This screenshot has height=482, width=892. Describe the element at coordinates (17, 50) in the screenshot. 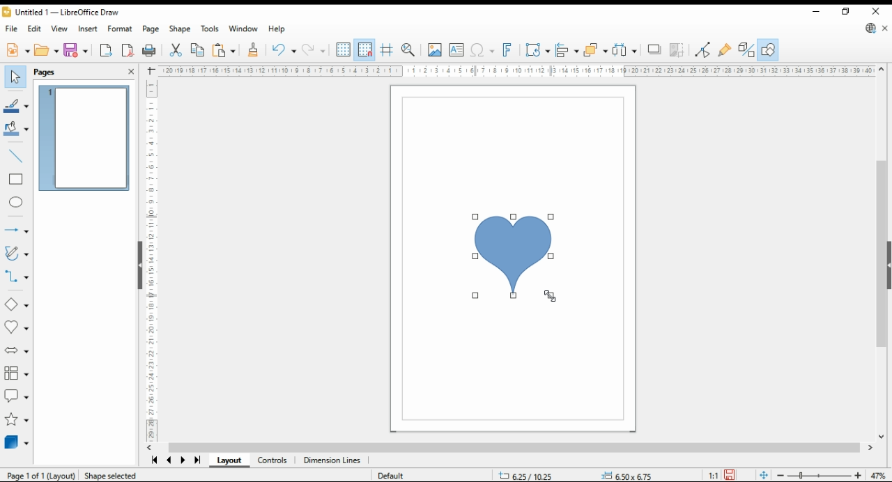

I see `new` at that location.